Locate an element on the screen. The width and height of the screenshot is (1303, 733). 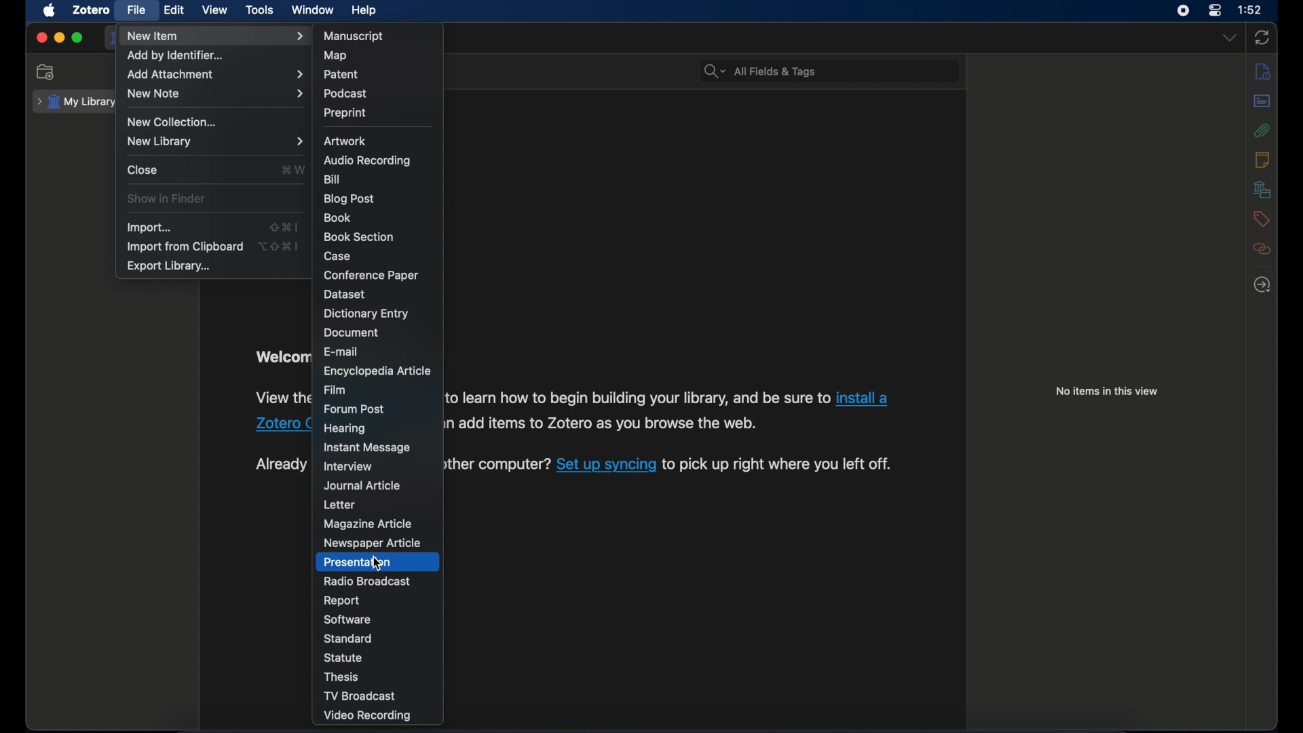
conference paper is located at coordinates (371, 274).